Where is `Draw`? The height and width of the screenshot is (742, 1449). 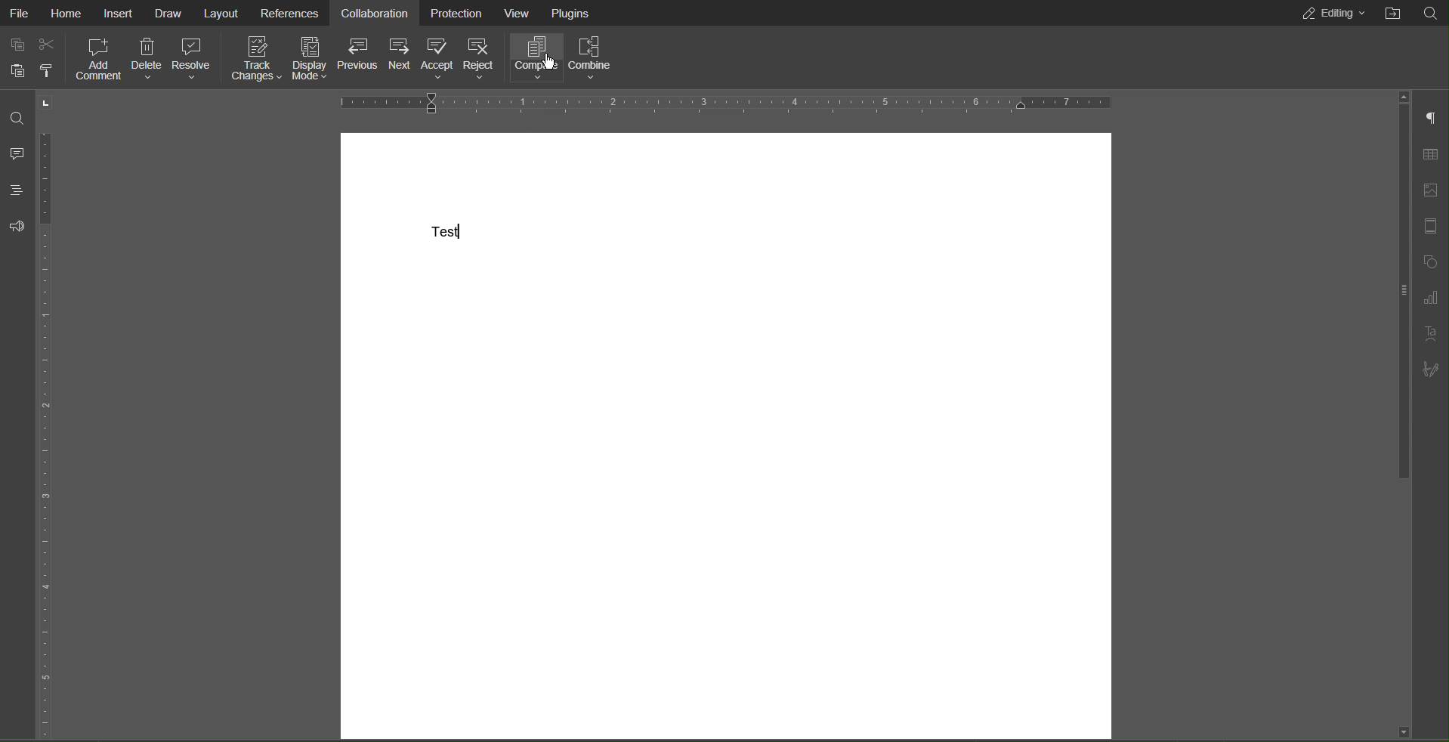 Draw is located at coordinates (168, 14).